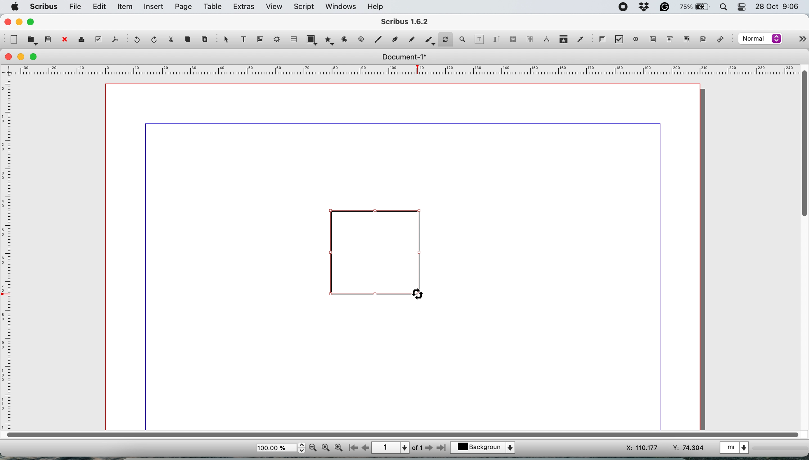 The image size is (809, 460). What do you see at coordinates (361, 40) in the screenshot?
I see `line` at bounding box center [361, 40].